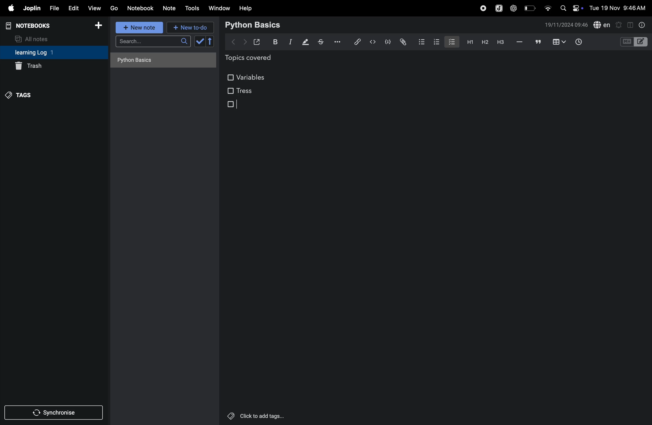 The width and height of the screenshot is (652, 425). What do you see at coordinates (501, 42) in the screenshot?
I see `heading 3` at bounding box center [501, 42].